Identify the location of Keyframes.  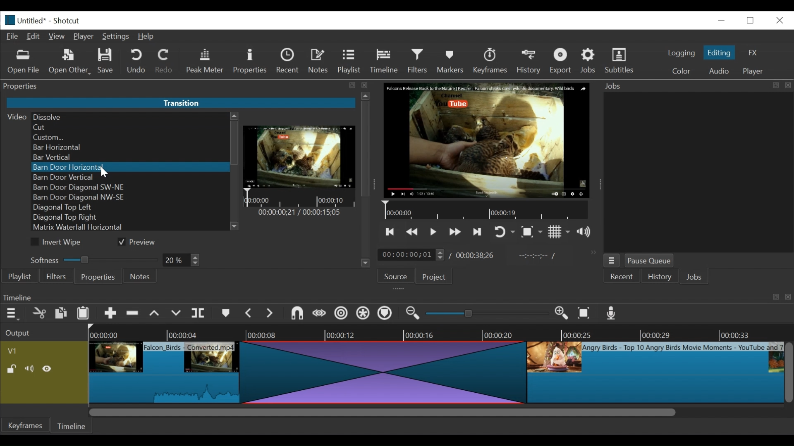
(26, 425).